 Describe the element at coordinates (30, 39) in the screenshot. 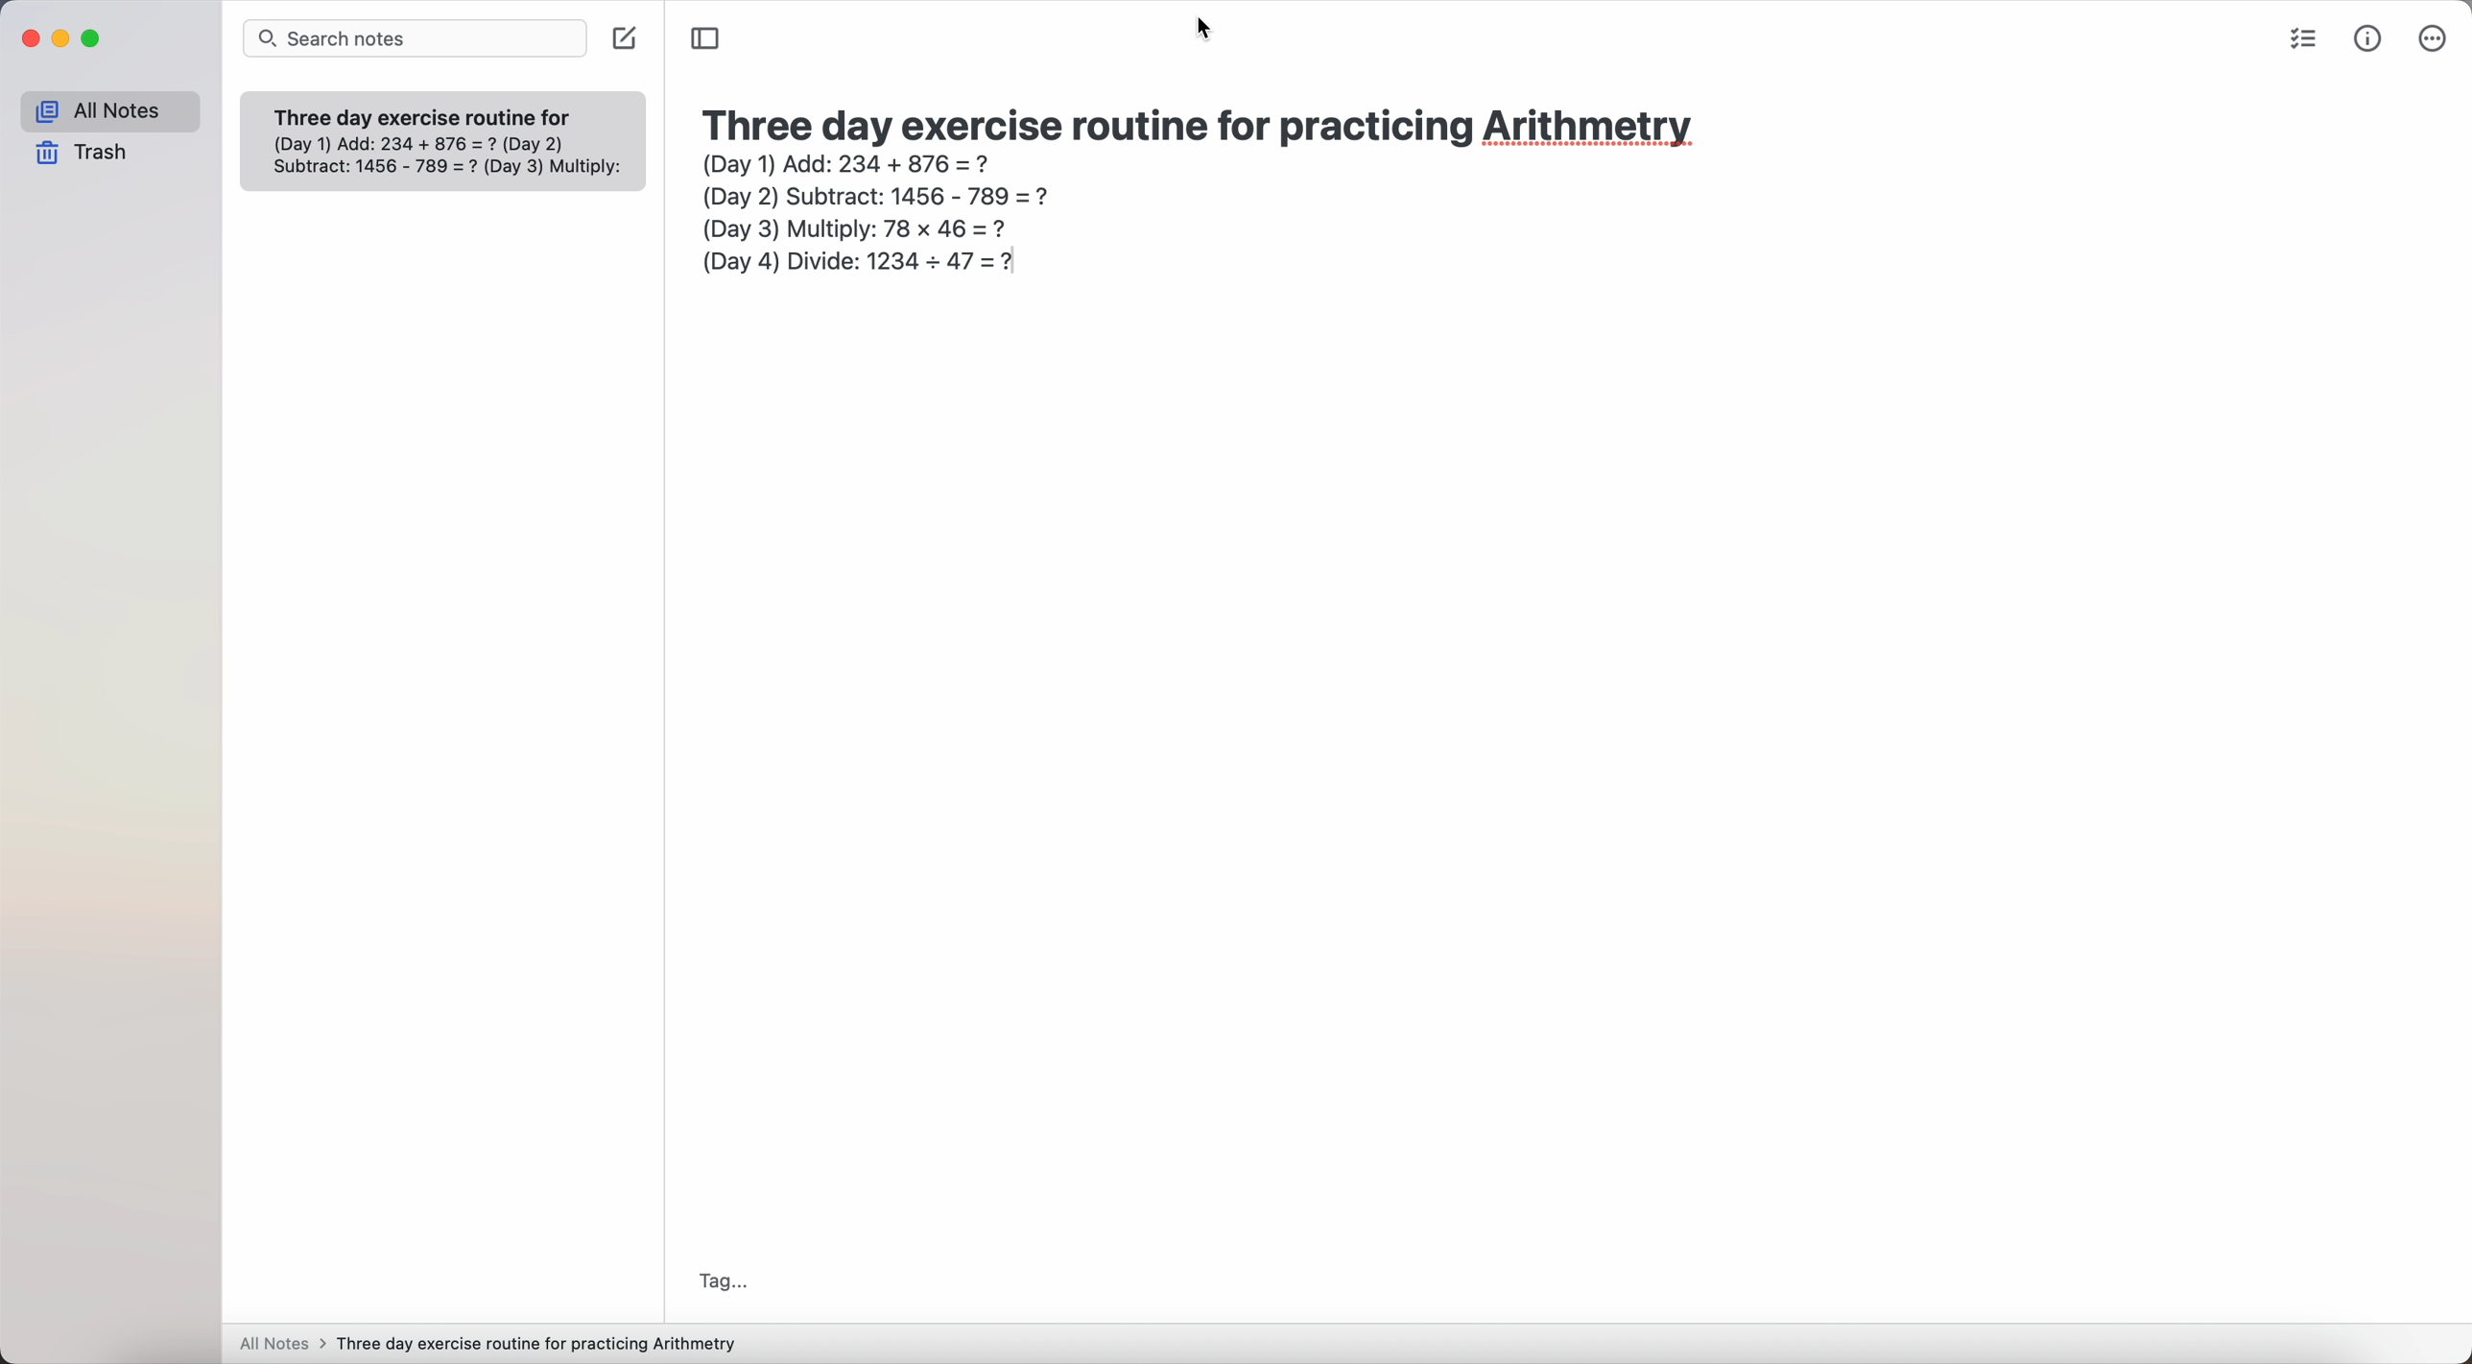

I see `close` at that location.